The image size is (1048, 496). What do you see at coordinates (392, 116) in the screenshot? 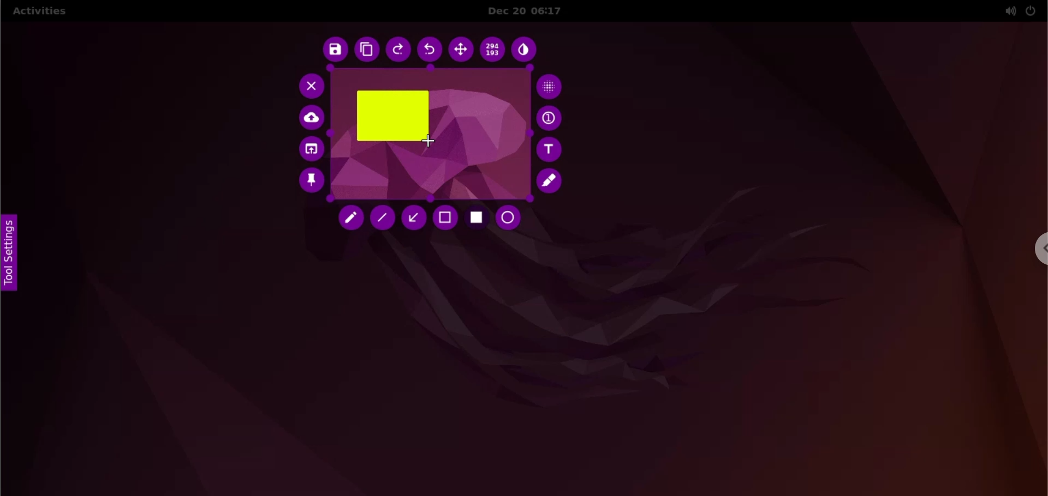
I see `rectangle` at bounding box center [392, 116].